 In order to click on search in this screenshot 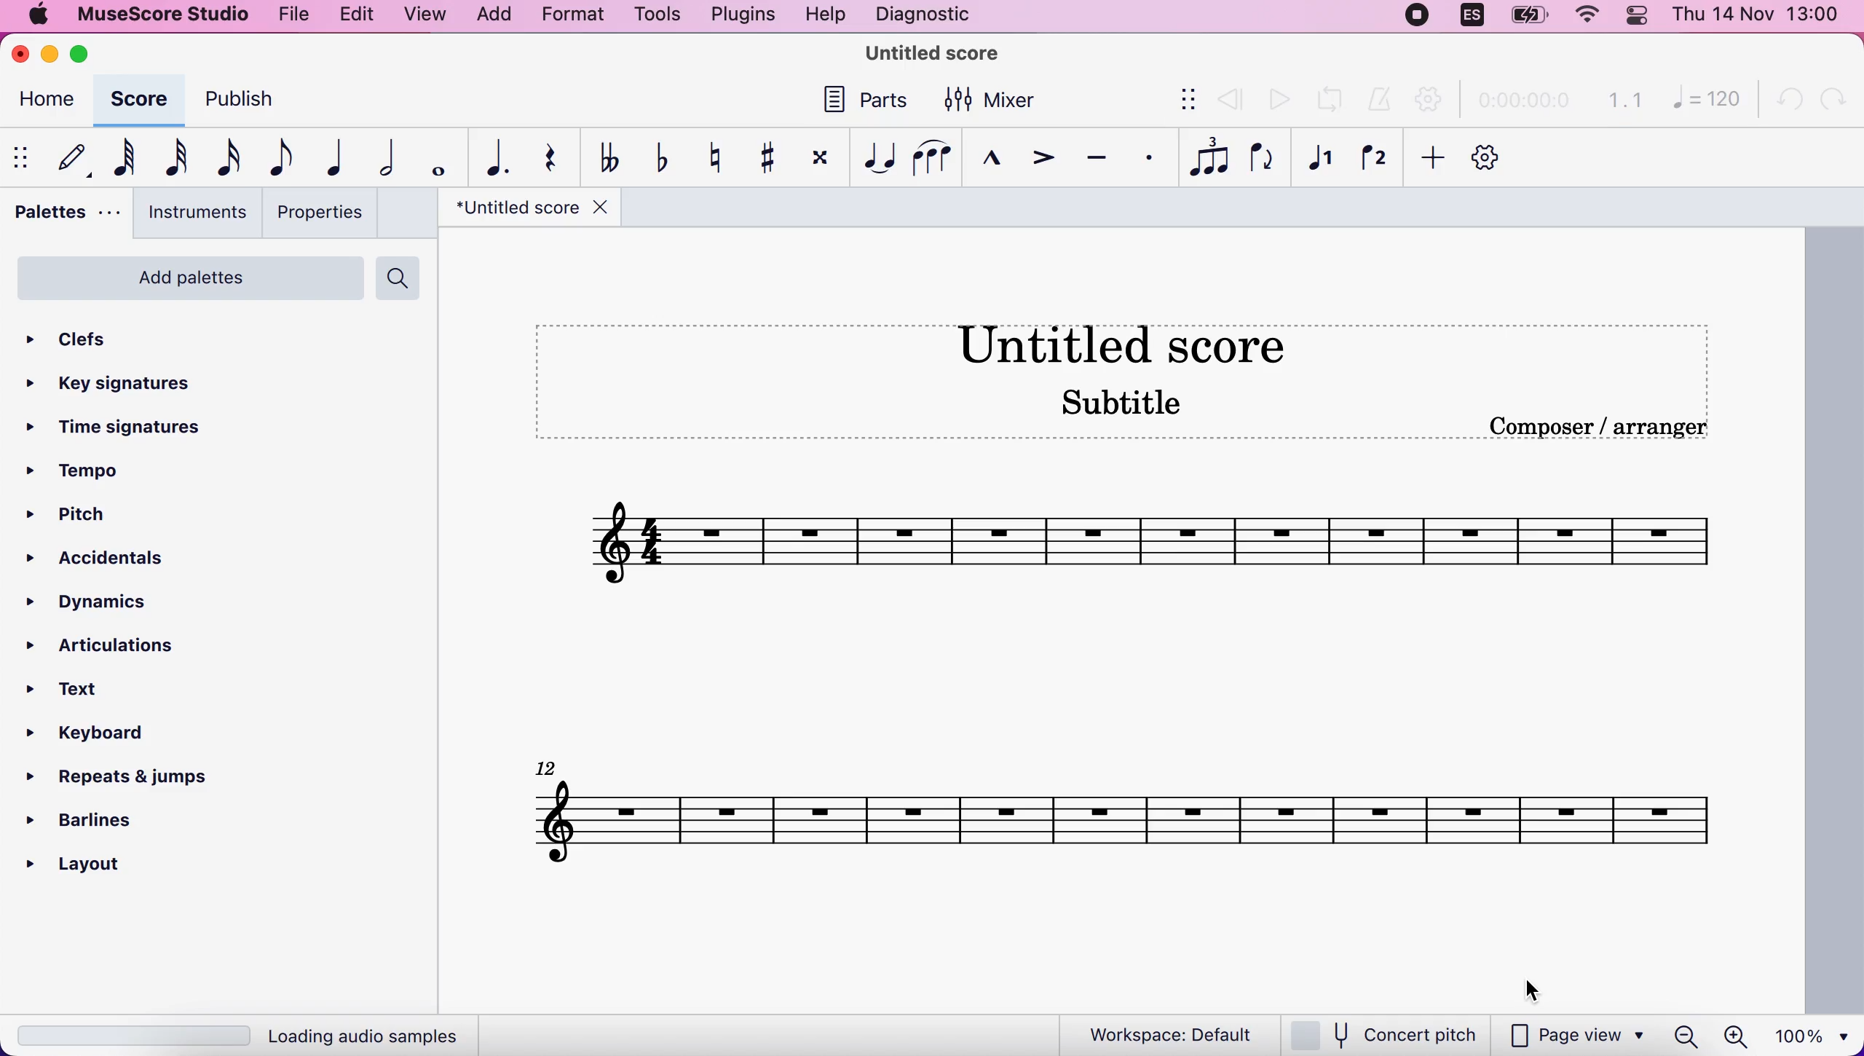, I will do `click(406, 279)`.